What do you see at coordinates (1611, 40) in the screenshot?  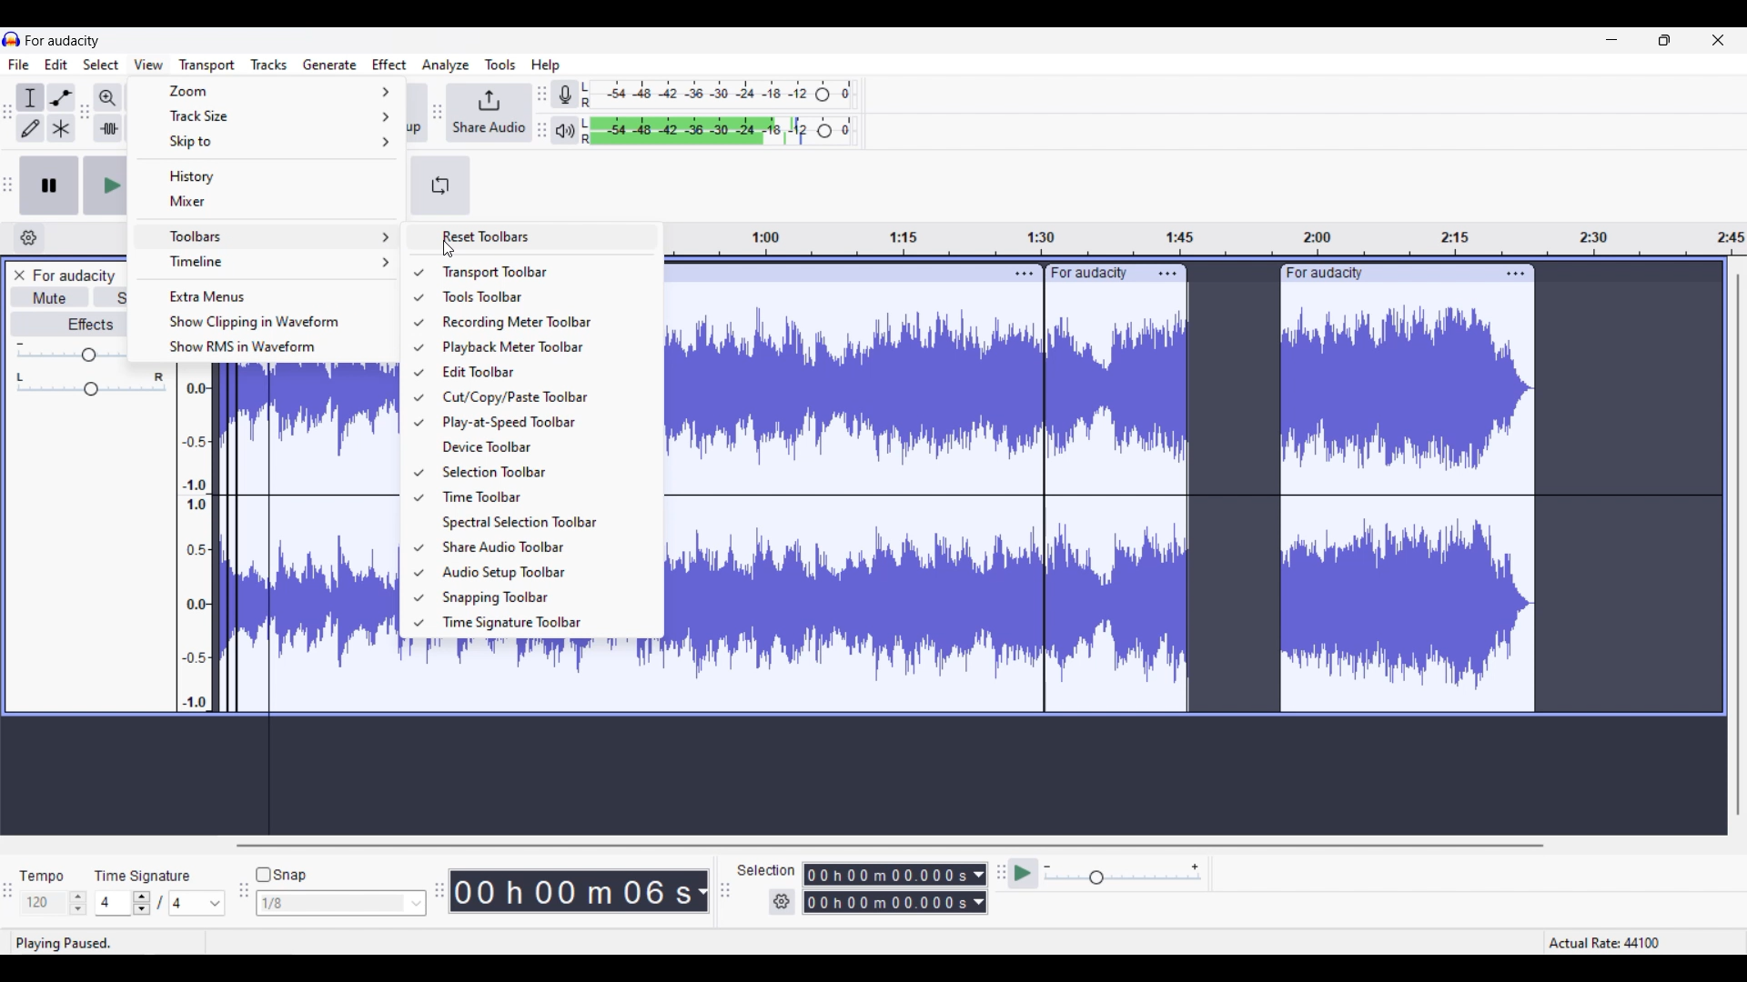 I see `Minimize` at bounding box center [1611, 40].